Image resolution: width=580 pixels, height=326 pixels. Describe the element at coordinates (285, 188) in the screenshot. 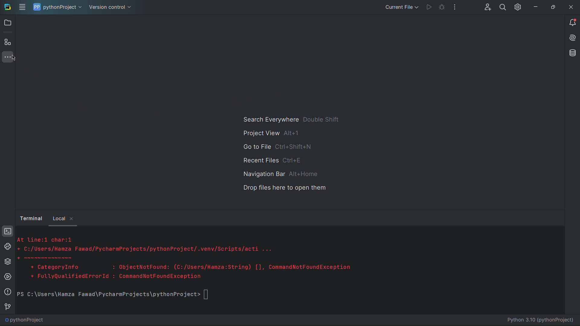

I see `Drop files here to open them` at that location.